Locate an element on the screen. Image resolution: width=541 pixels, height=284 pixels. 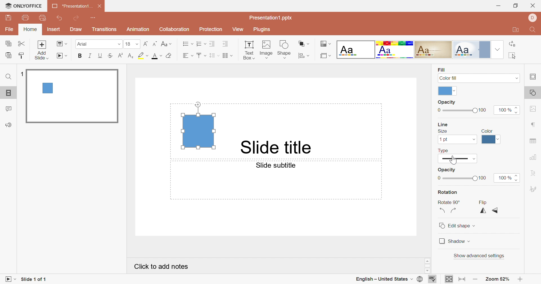
Insert is located at coordinates (53, 30).